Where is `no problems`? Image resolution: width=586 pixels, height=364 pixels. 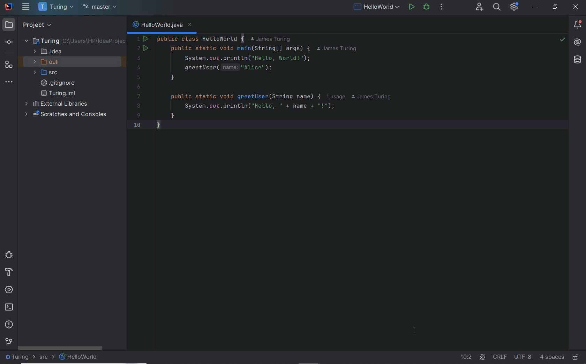
no problems is located at coordinates (562, 40).